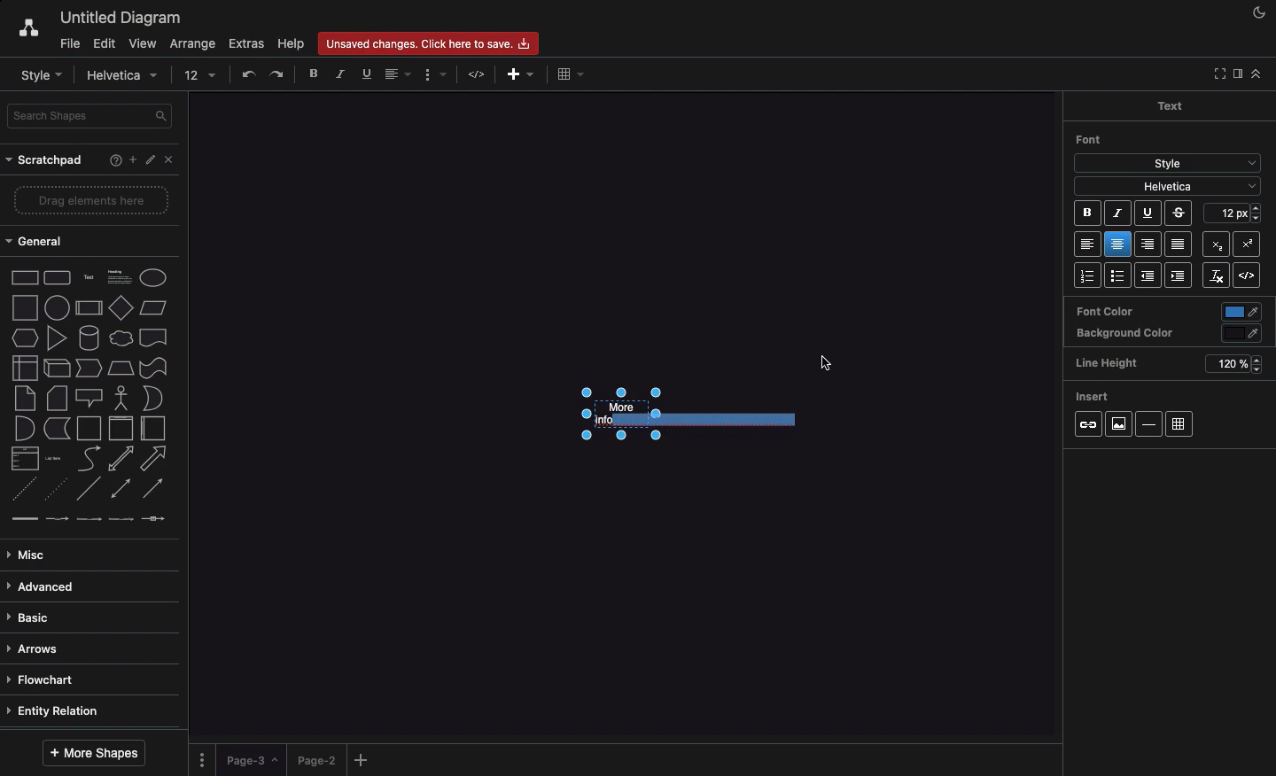  Describe the element at coordinates (23, 489) in the screenshot. I see `dashed line` at that location.